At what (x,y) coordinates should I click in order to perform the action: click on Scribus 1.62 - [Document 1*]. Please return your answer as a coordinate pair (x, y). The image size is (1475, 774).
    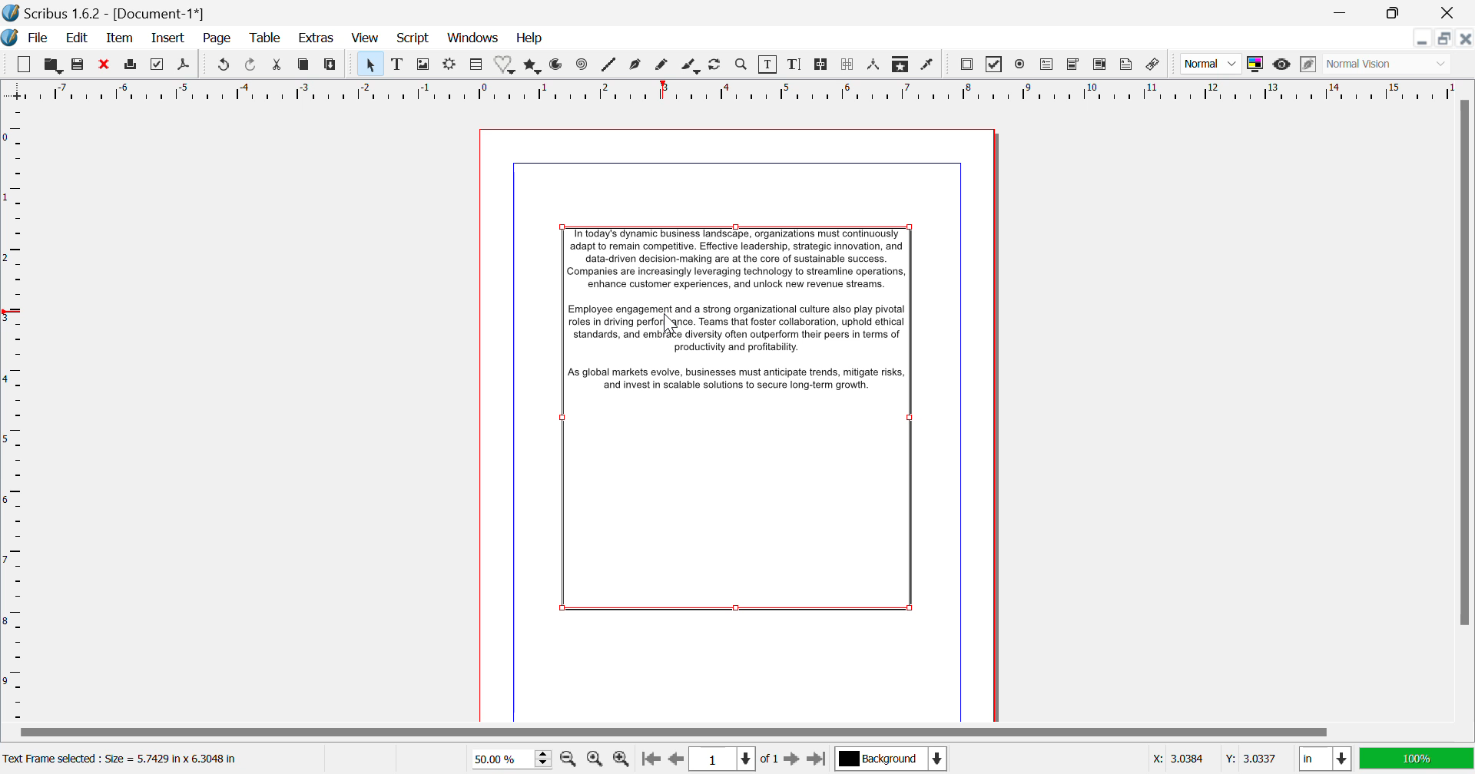
    Looking at the image, I should click on (108, 13).